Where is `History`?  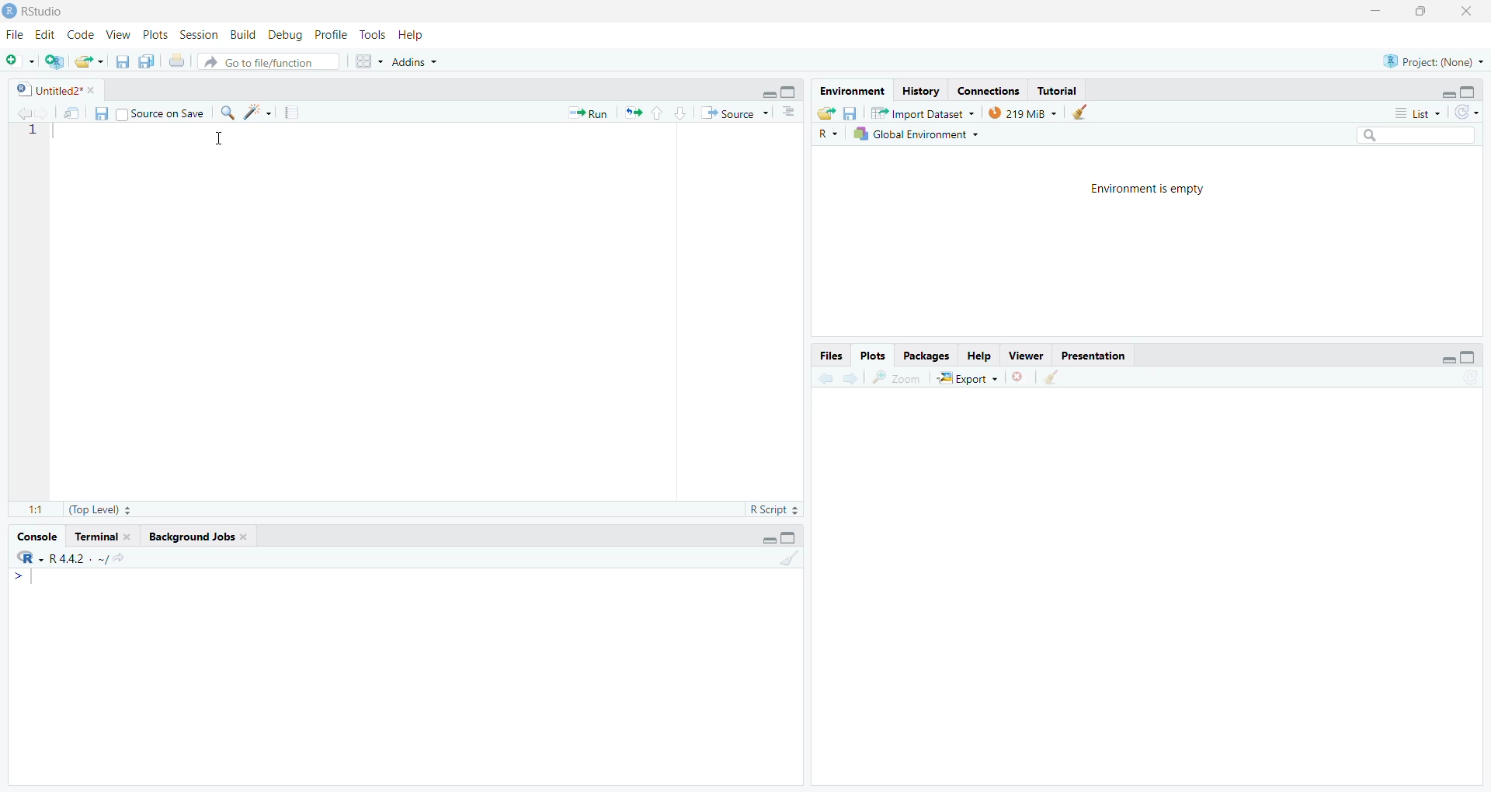 History is located at coordinates (920, 91).